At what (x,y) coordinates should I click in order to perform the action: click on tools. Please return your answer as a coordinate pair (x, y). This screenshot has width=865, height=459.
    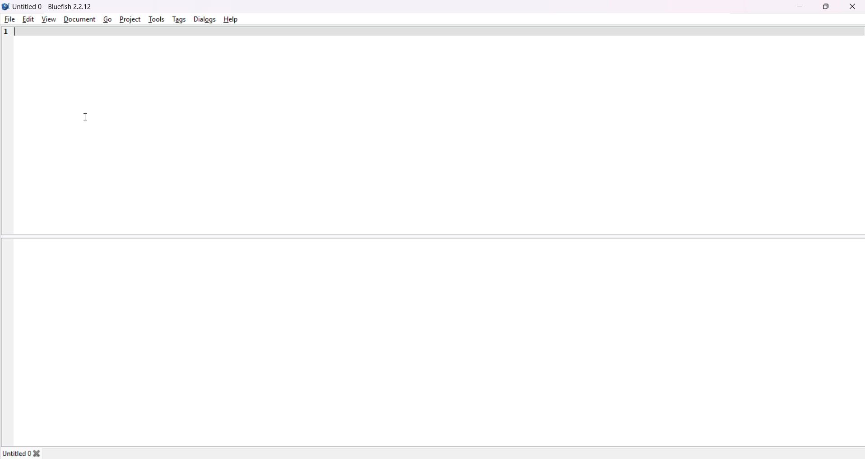
    Looking at the image, I should click on (156, 18).